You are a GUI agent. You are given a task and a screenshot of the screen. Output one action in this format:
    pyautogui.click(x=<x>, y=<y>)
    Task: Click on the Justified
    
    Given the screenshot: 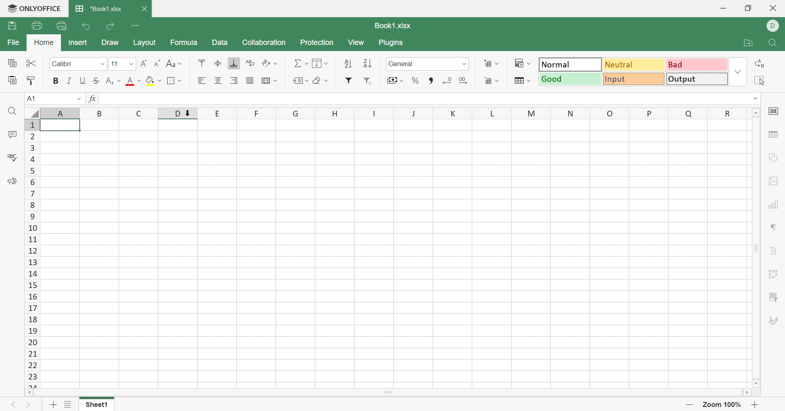 What is the action you would take?
    pyautogui.click(x=249, y=80)
    